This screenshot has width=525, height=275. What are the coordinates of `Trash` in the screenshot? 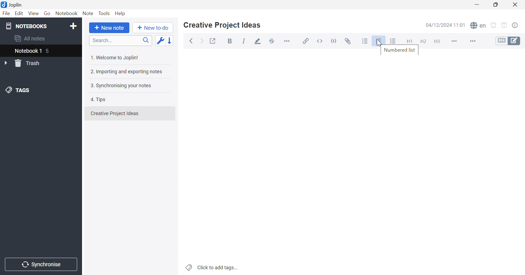 It's located at (29, 63).